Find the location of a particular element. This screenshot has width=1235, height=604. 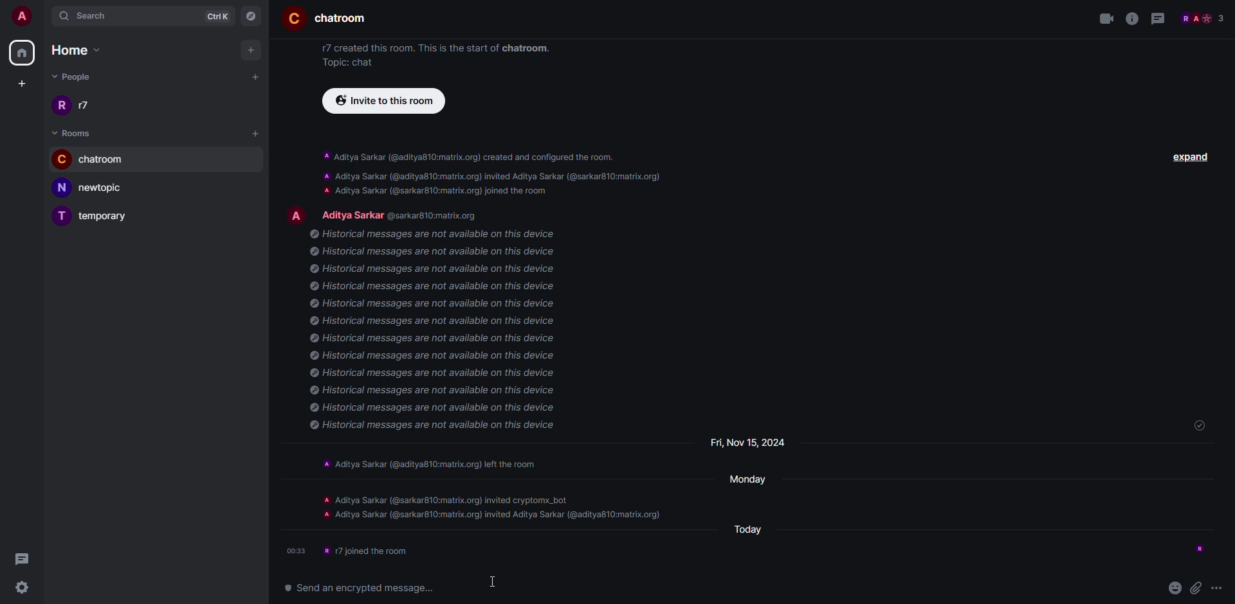

account is located at coordinates (22, 15).